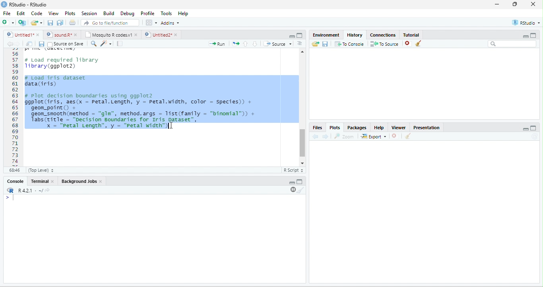  Describe the element at coordinates (171, 126) in the screenshot. I see `cursor` at that location.